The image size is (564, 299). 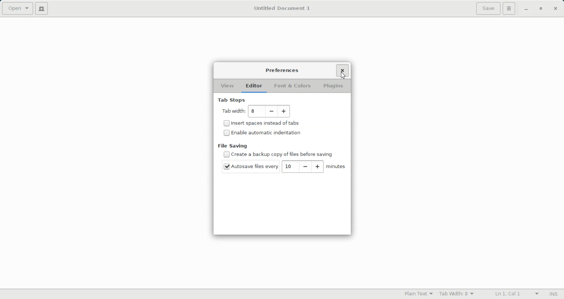 I want to click on Tab width , so click(x=232, y=111).